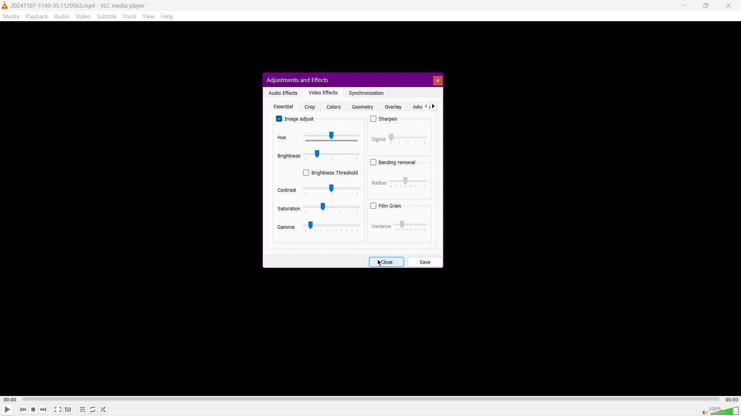 The height and width of the screenshot is (416, 741). What do you see at coordinates (425, 261) in the screenshot?
I see `Save` at bounding box center [425, 261].